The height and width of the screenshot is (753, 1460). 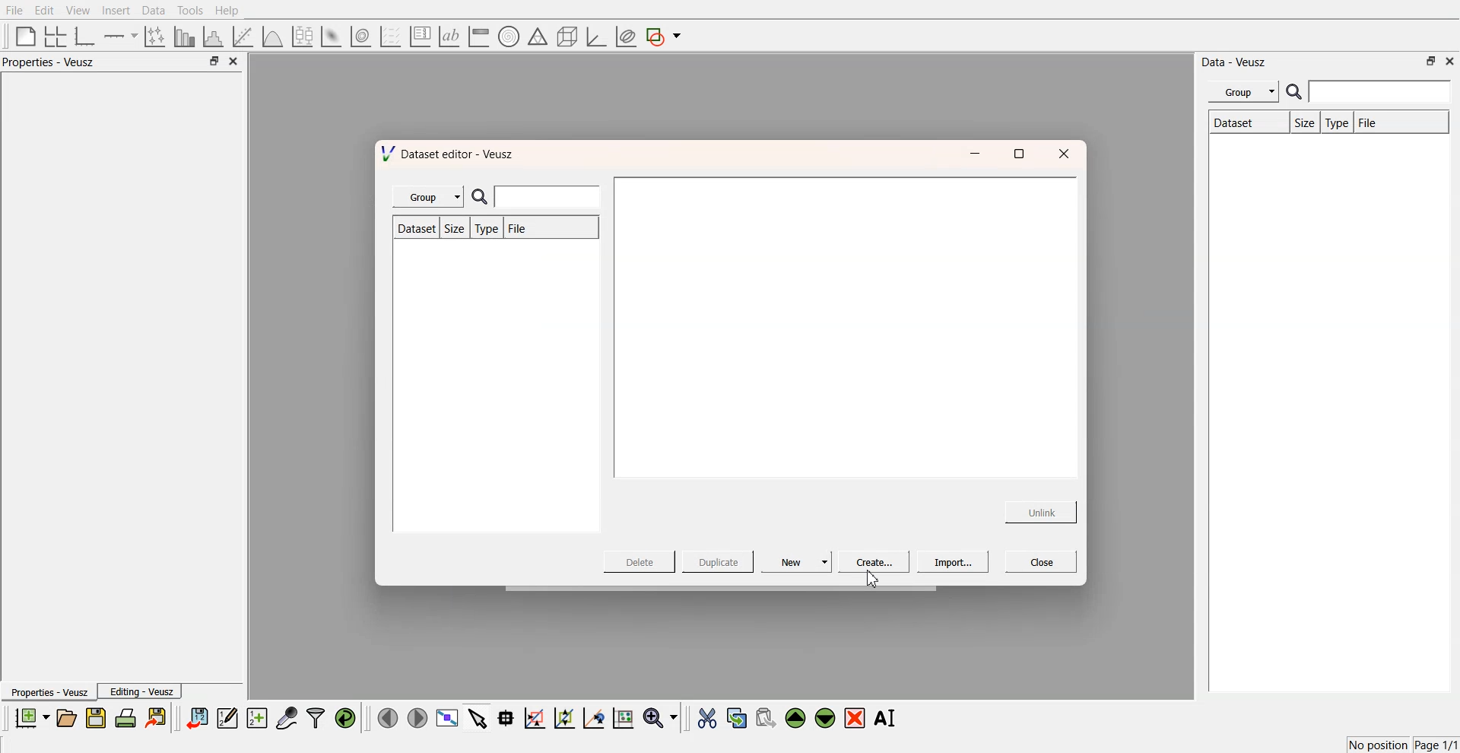 I want to click on import data sets, so click(x=196, y=718).